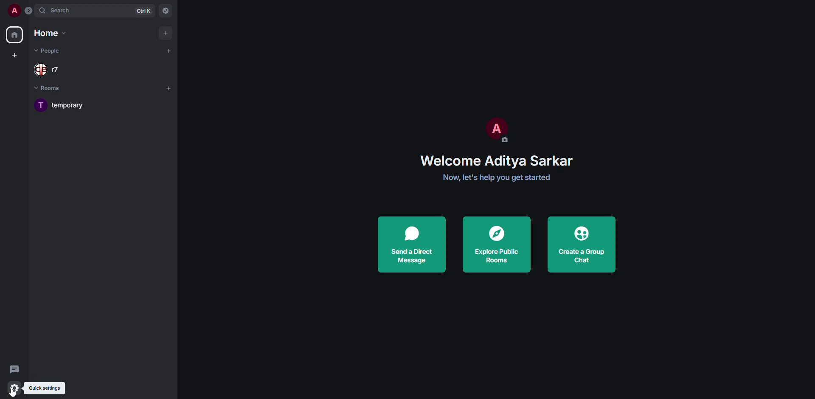 Image resolution: width=815 pixels, height=399 pixels. What do you see at coordinates (14, 368) in the screenshot?
I see `threads` at bounding box center [14, 368].